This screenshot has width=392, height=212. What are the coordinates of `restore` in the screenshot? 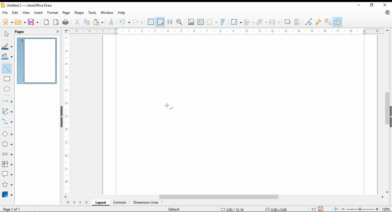 It's located at (373, 5).